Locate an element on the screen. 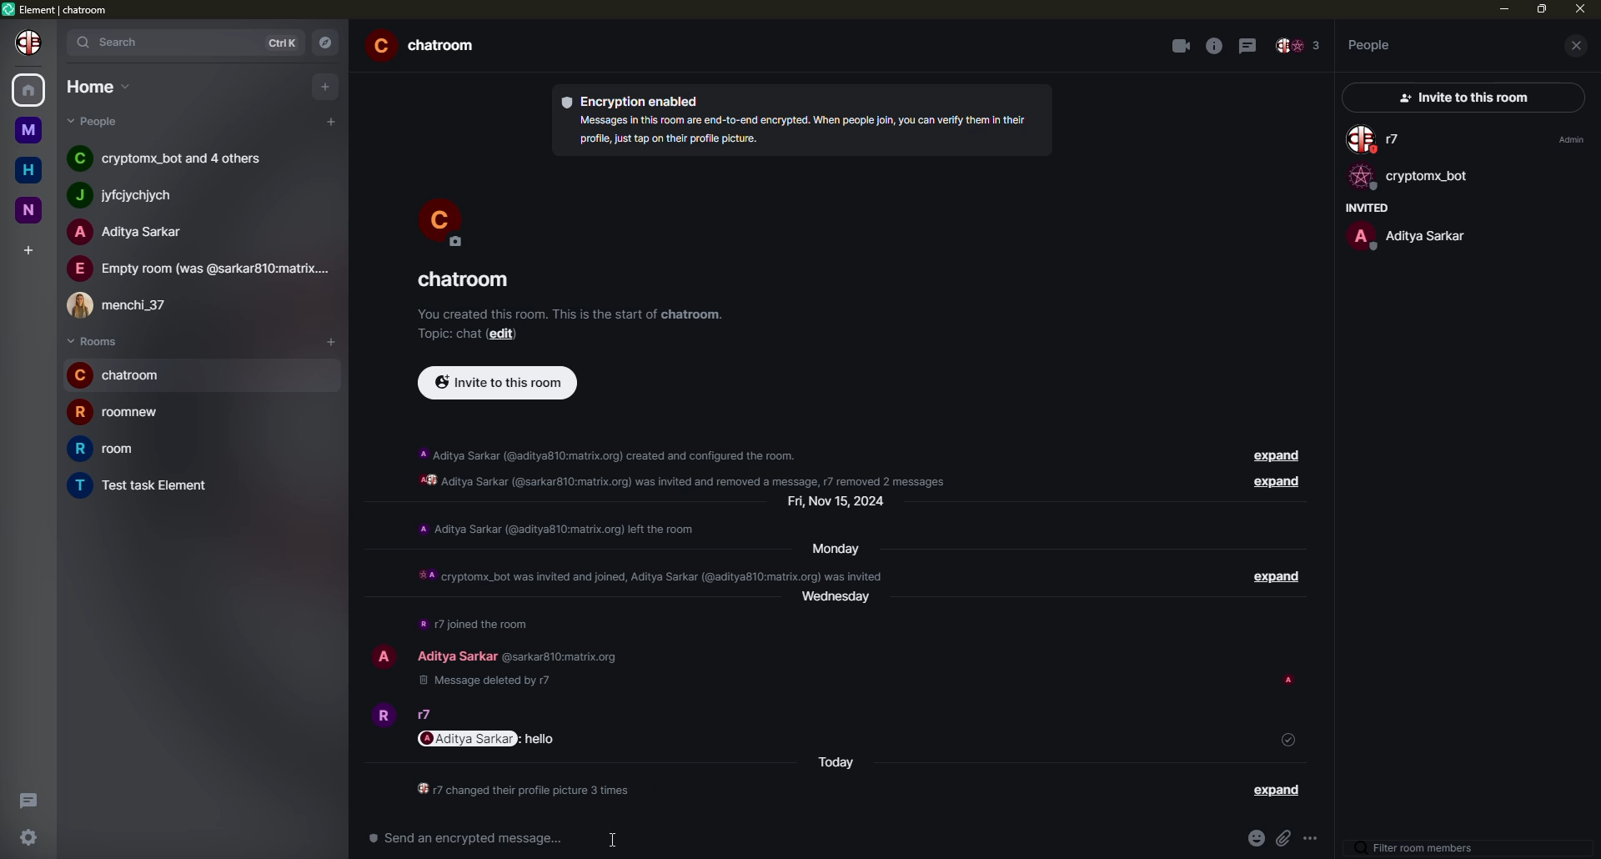  edit is located at coordinates (501, 334).